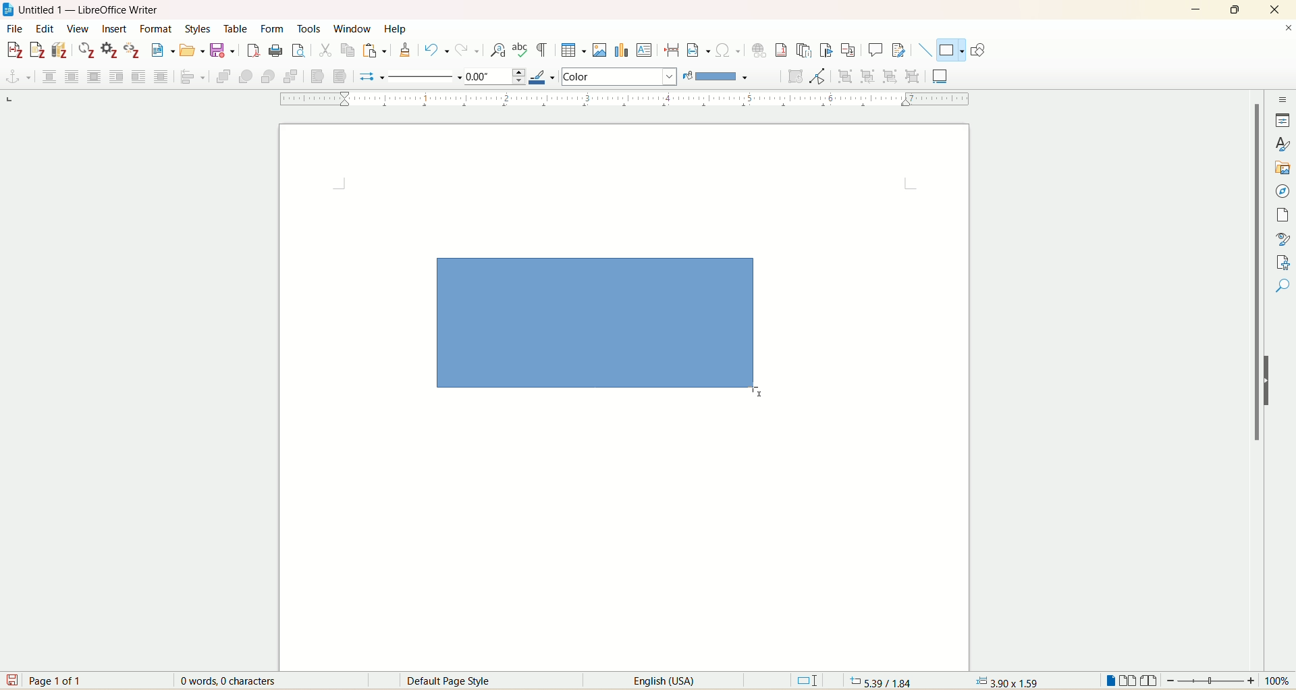 This screenshot has height=690, width=1296. What do you see at coordinates (1283, 237) in the screenshot?
I see `style inspector` at bounding box center [1283, 237].